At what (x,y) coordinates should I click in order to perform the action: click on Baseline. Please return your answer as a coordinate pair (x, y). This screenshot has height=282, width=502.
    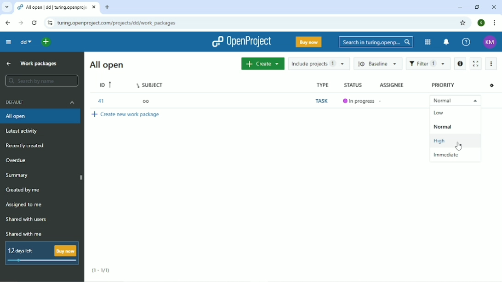
    Looking at the image, I should click on (377, 64).